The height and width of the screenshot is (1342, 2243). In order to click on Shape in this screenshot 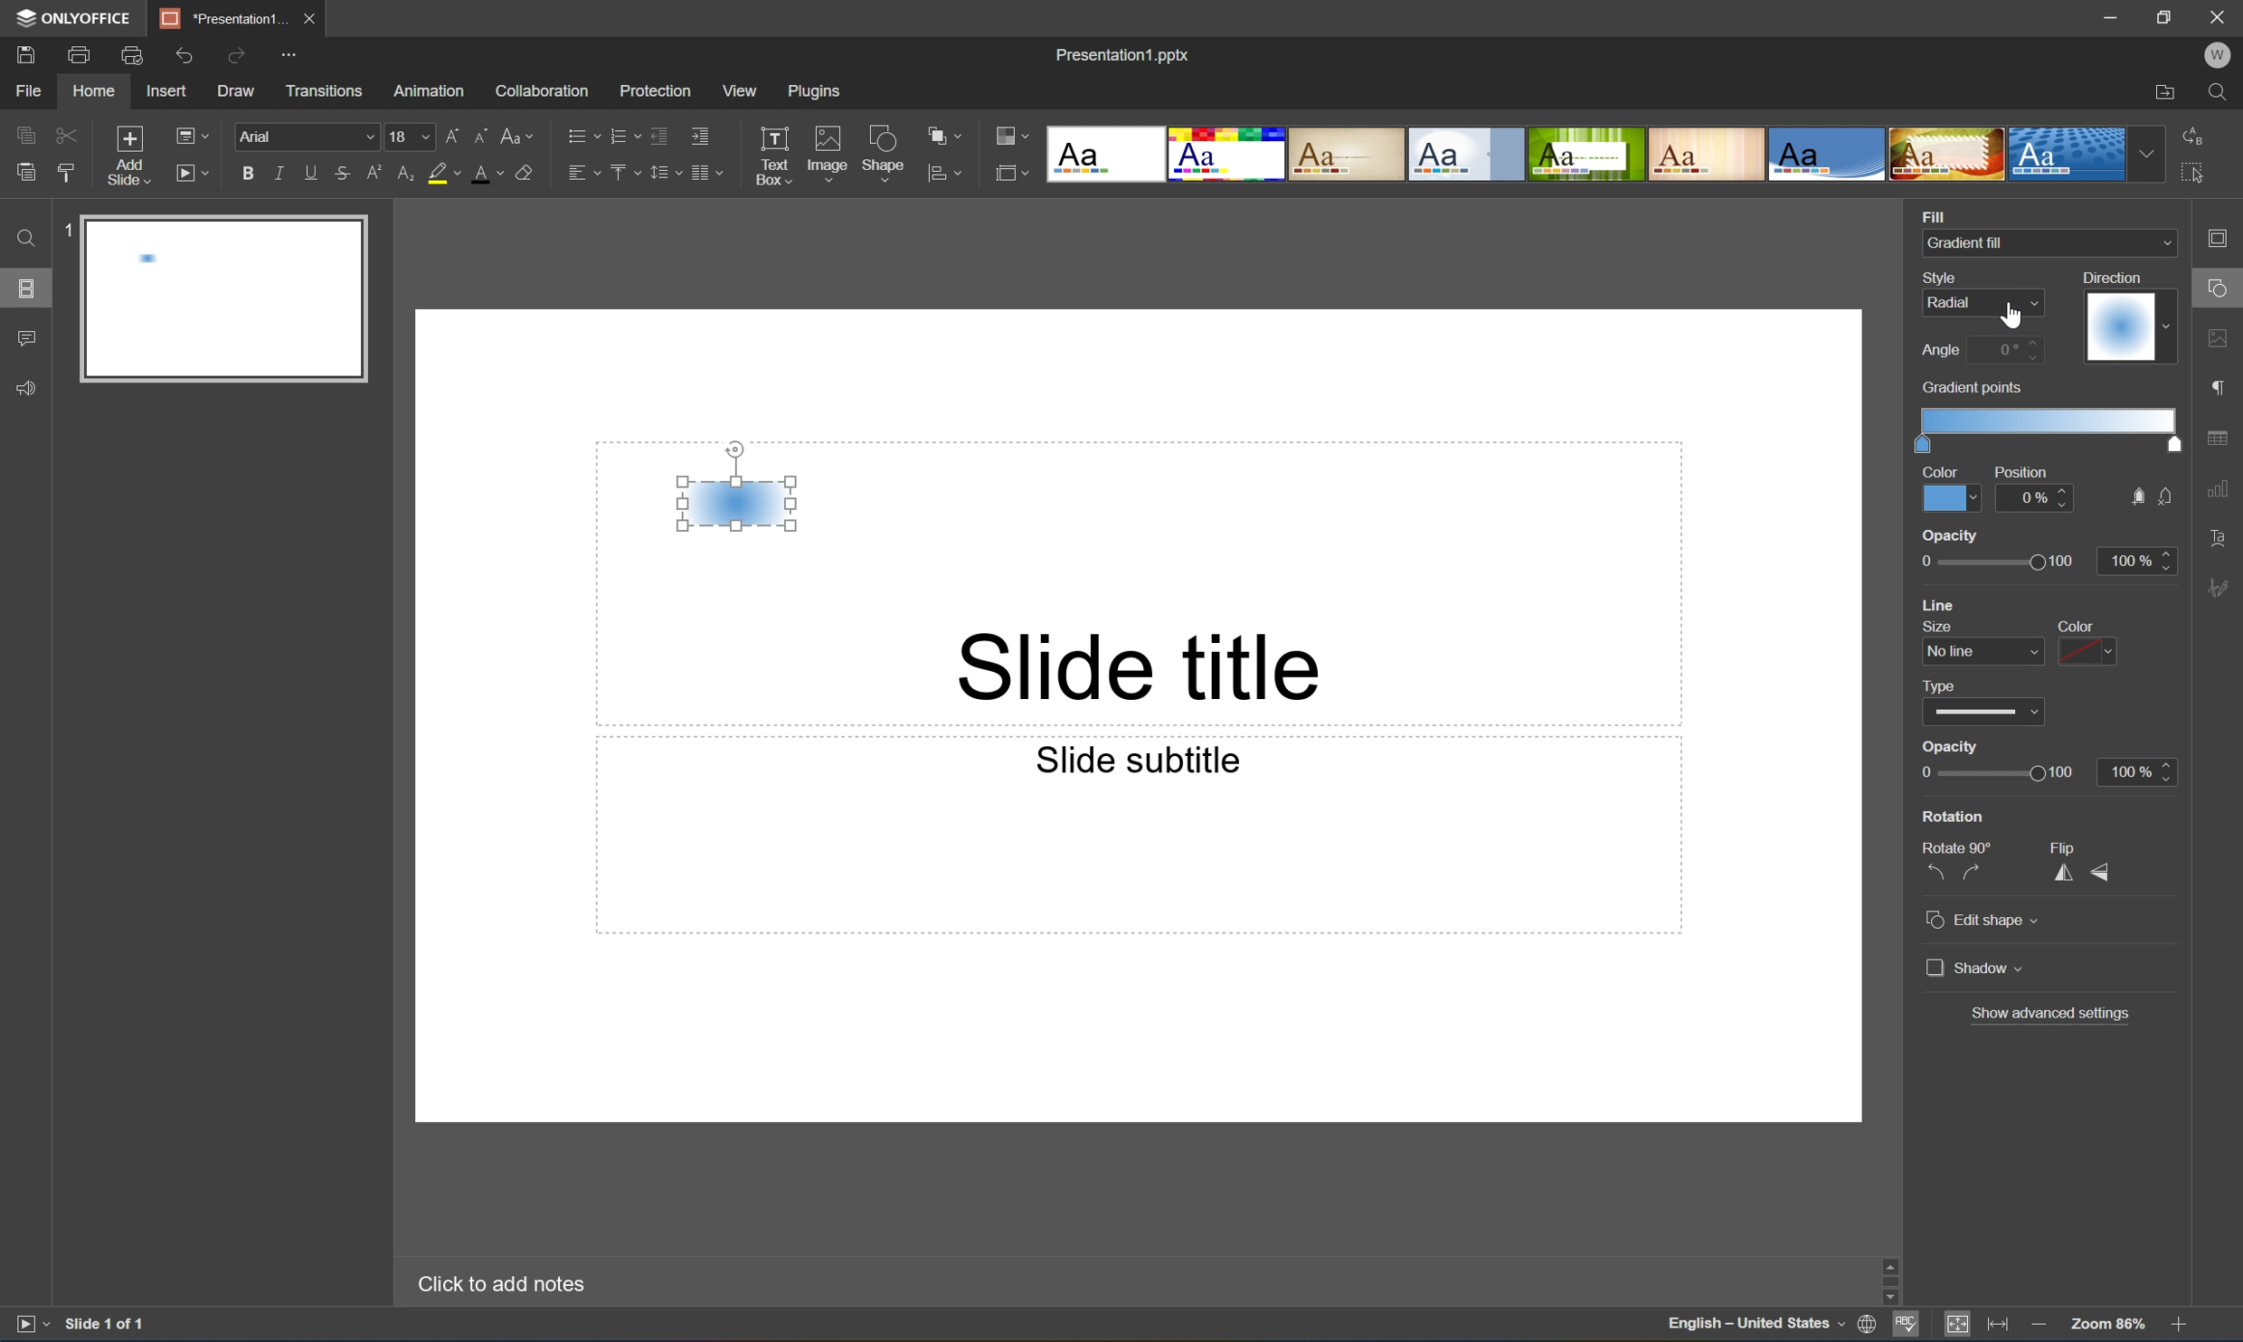, I will do `click(885, 157)`.